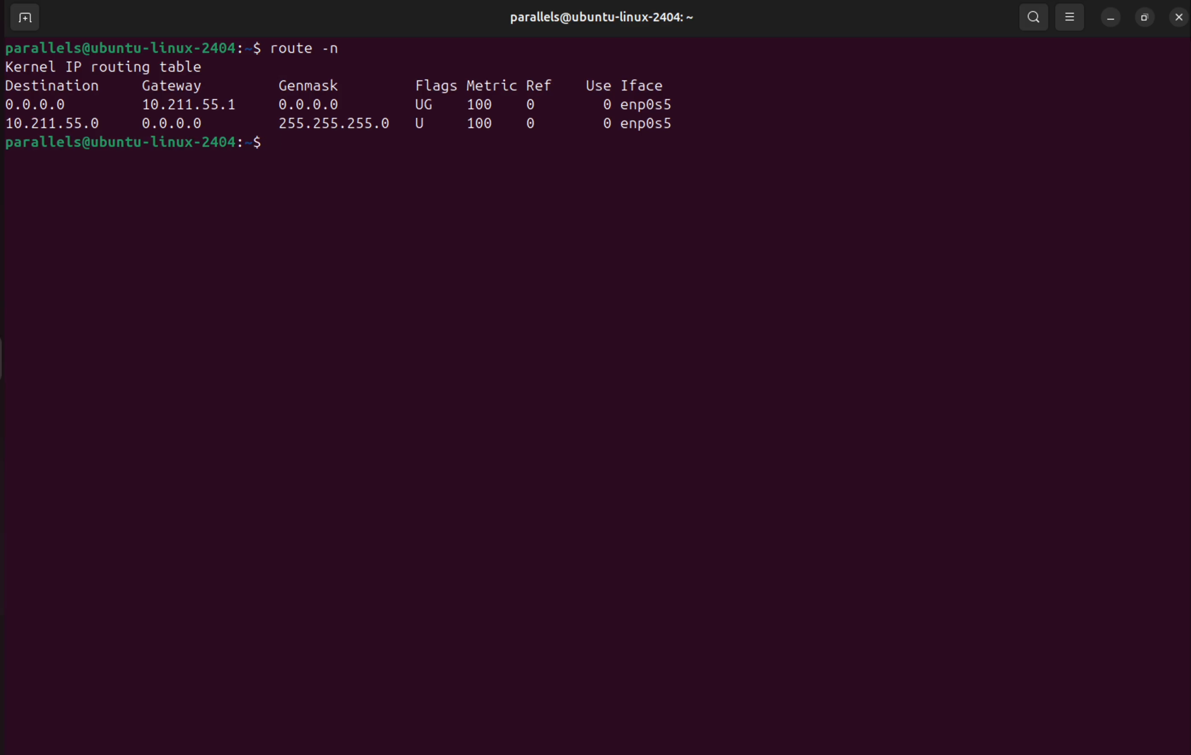 This screenshot has width=1191, height=755. I want to click on minimize, so click(1108, 17).